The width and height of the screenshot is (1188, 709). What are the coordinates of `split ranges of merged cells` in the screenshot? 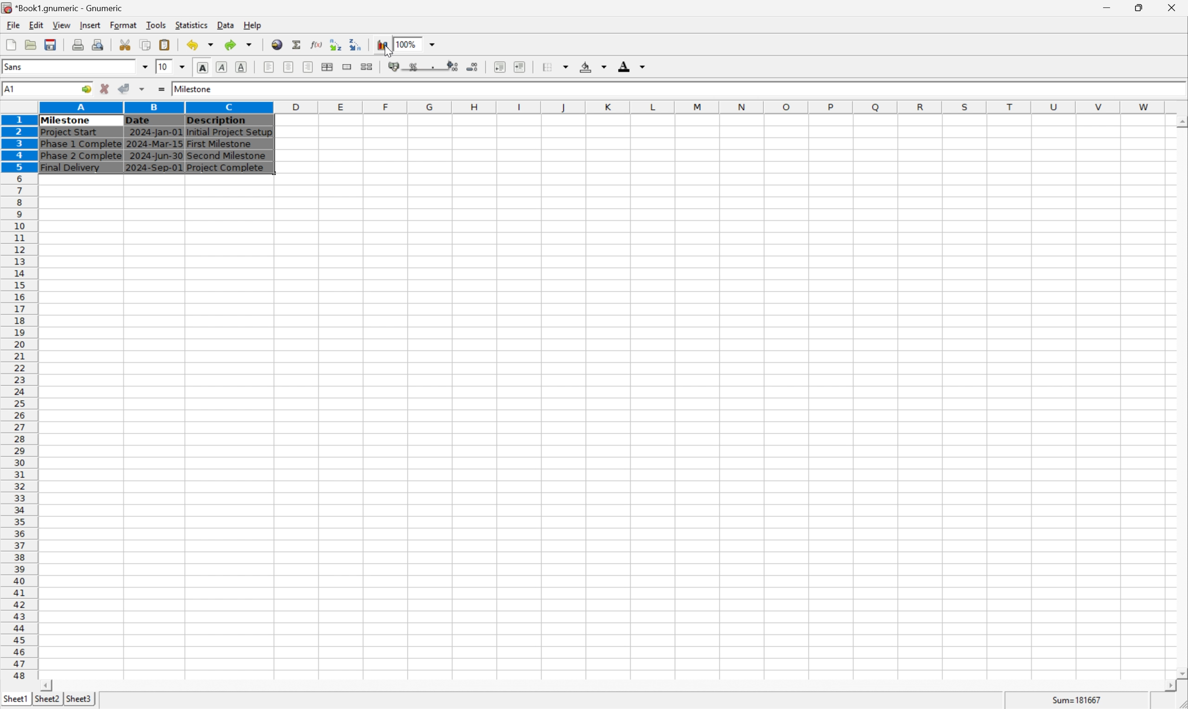 It's located at (367, 66).